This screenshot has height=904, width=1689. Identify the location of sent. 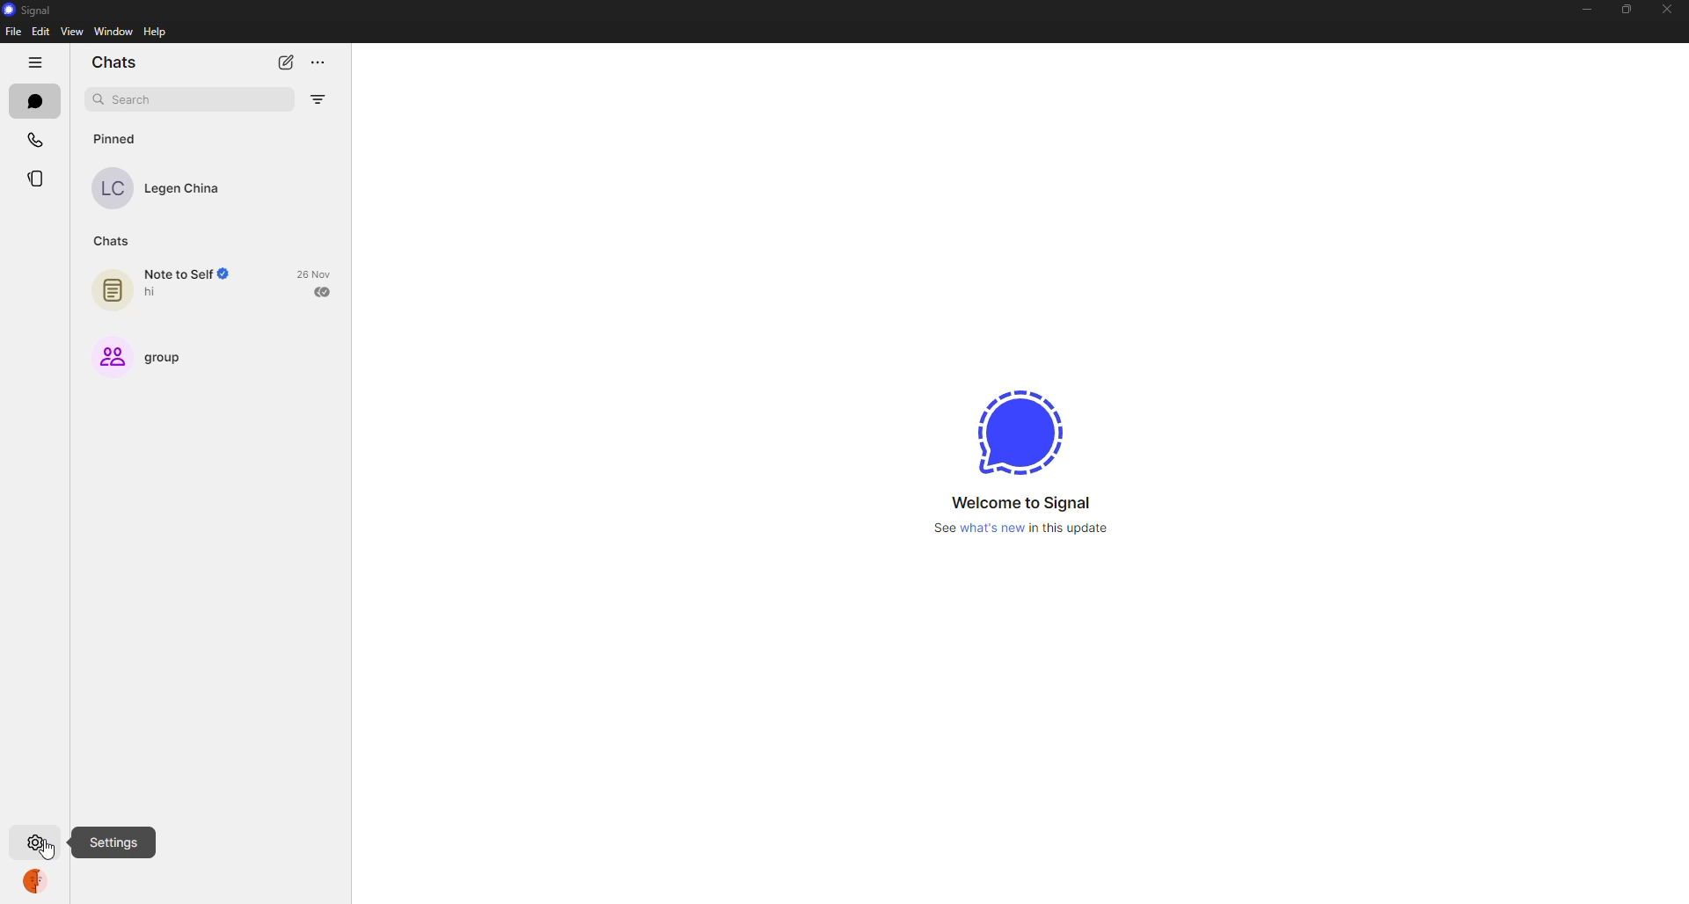
(324, 291).